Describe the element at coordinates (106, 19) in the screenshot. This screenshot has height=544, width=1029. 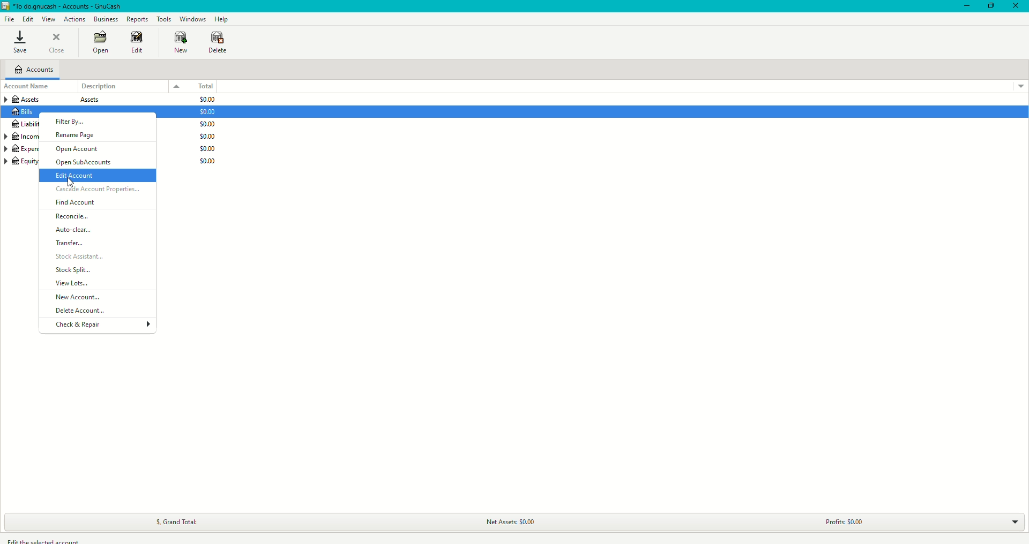
I see `Business` at that location.